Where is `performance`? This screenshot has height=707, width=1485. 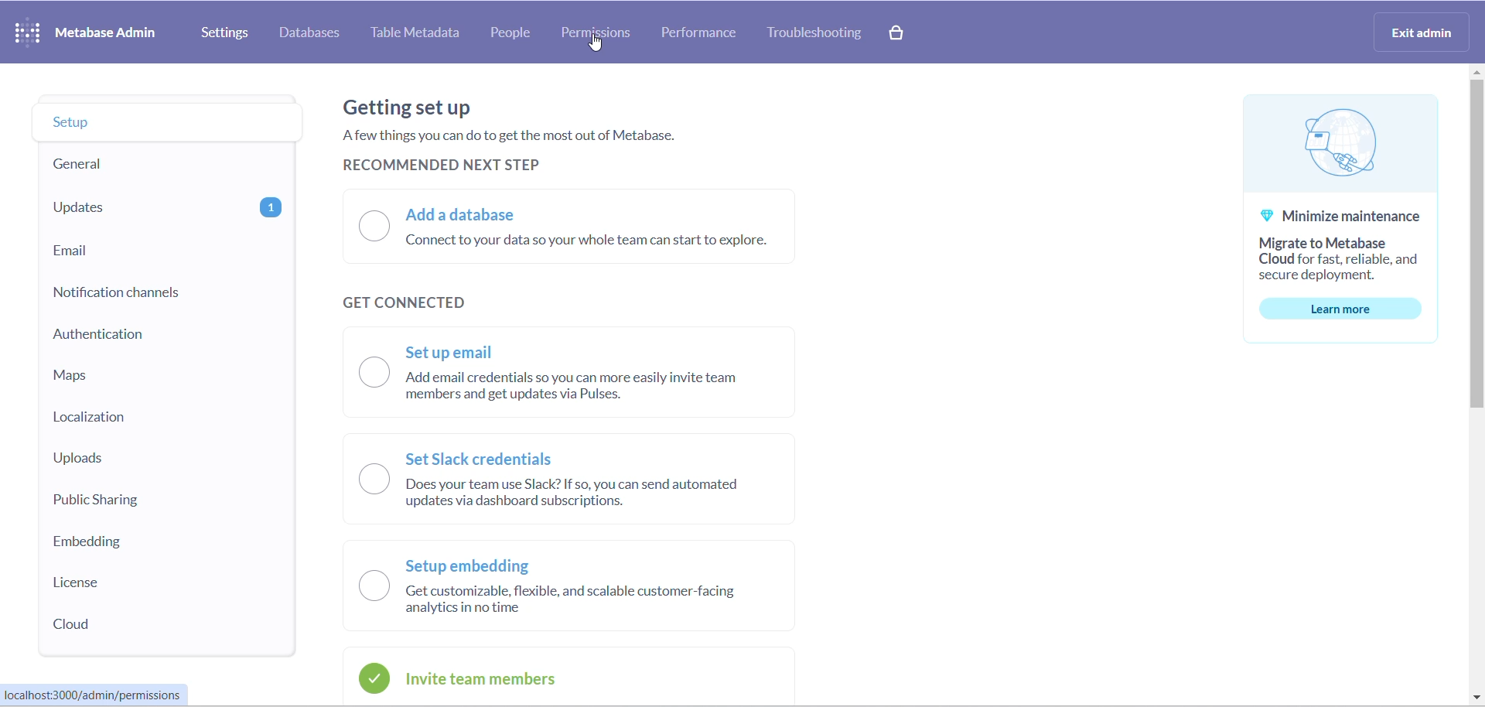
performance is located at coordinates (700, 31).